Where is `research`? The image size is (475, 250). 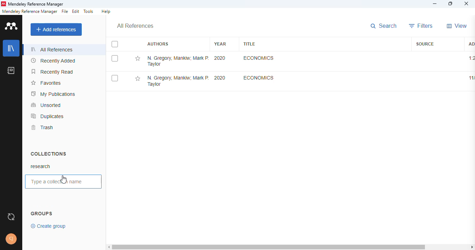 research is located at coordinates (41, 166).